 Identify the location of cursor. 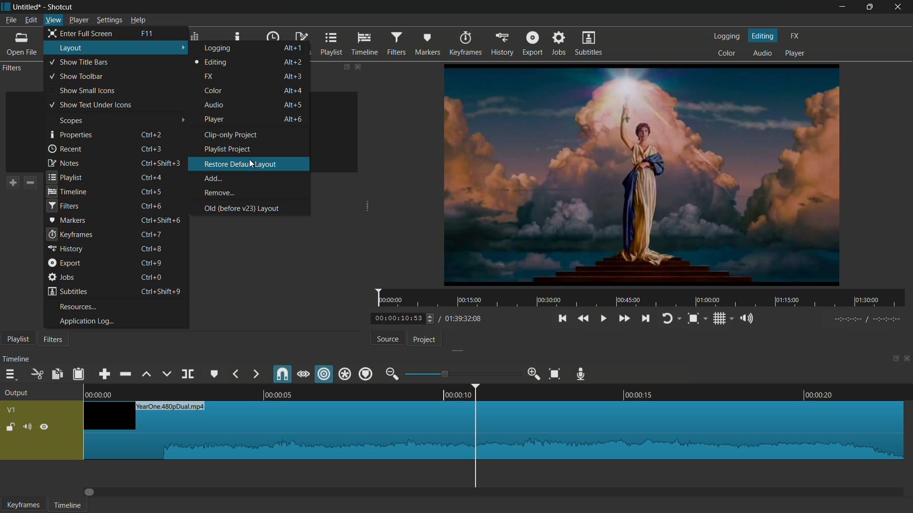
(253, 163).